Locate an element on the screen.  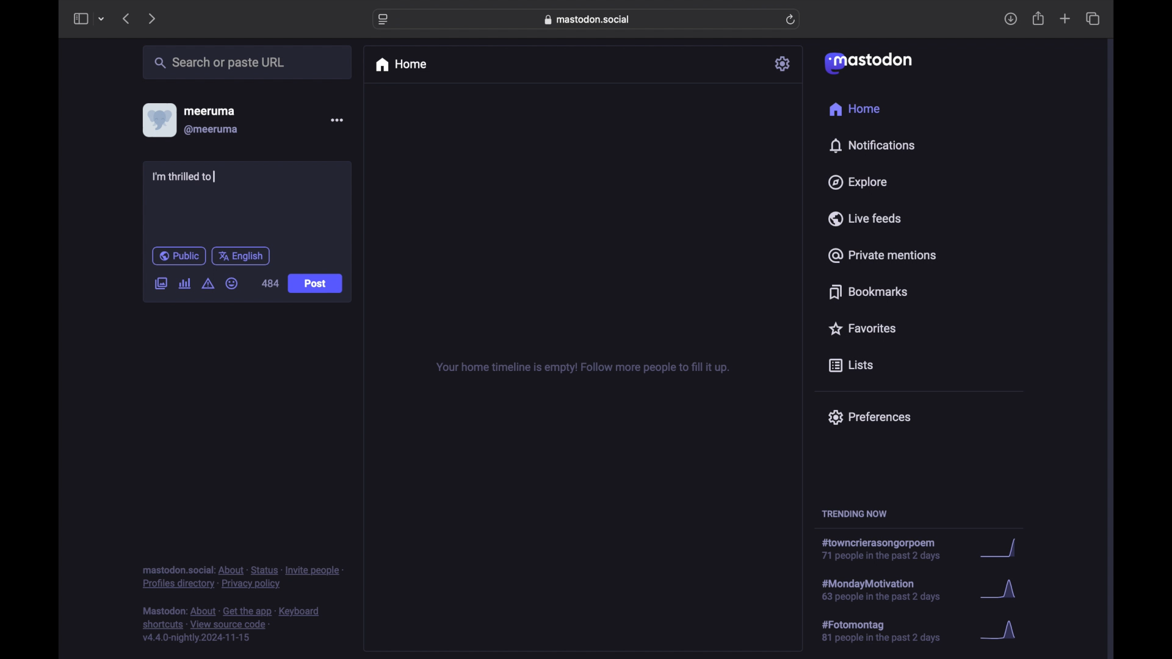
trending now is located at coordinates (854, 514).